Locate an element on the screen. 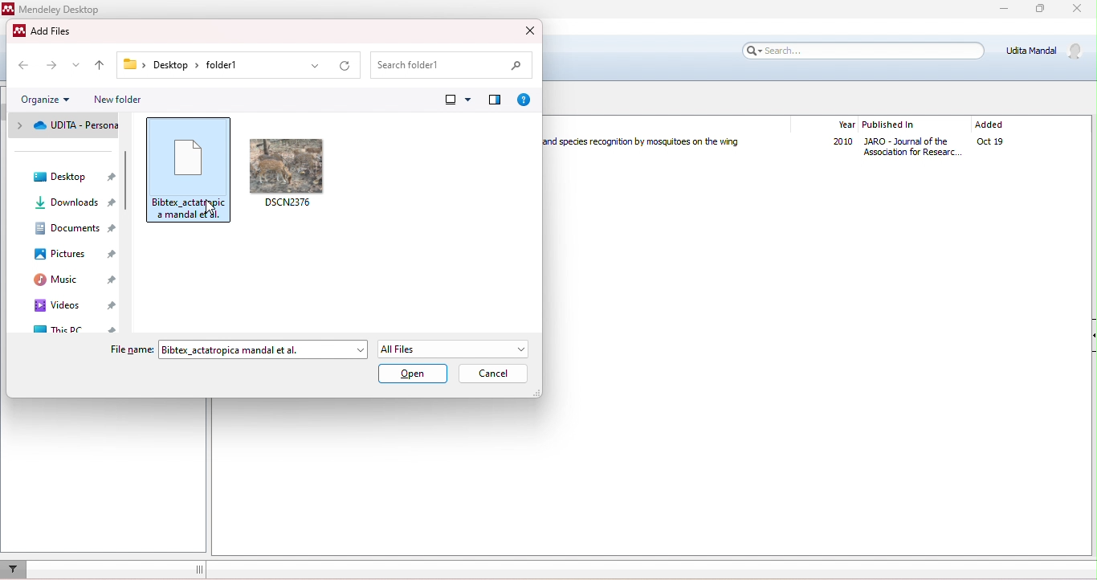 The height and width of the screenshot is (580, 1097). UDITA - personal is located at coordinates (66, 125).